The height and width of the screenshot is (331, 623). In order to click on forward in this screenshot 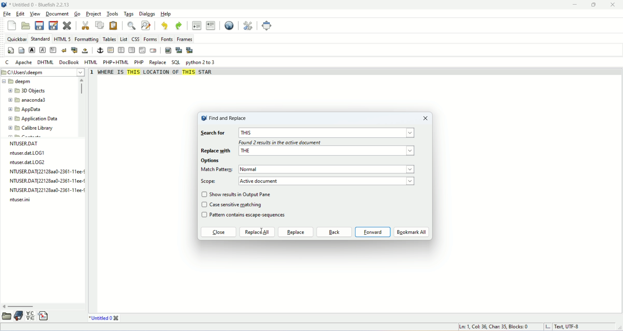, I will do `click(373, 232)`.